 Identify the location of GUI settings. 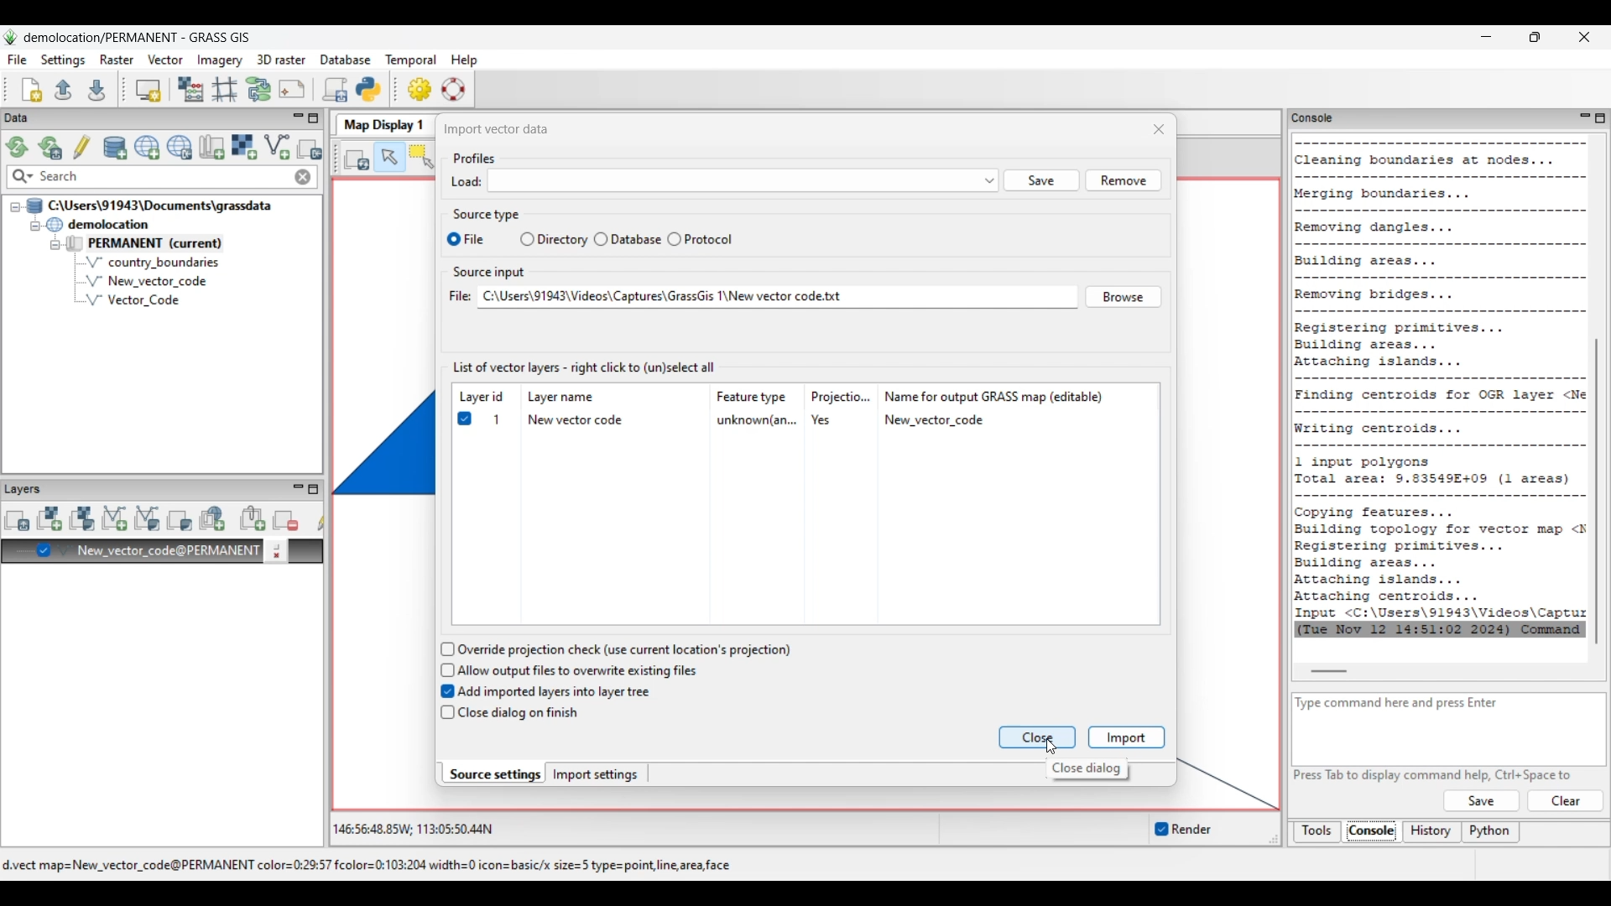
(420, 89).